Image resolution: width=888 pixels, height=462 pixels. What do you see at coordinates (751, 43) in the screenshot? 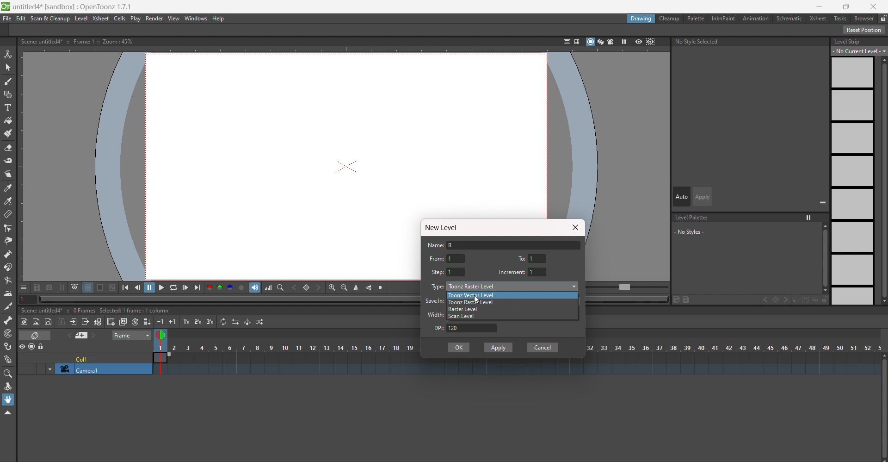
I see `no style selected` at bounding box center [751, 43].